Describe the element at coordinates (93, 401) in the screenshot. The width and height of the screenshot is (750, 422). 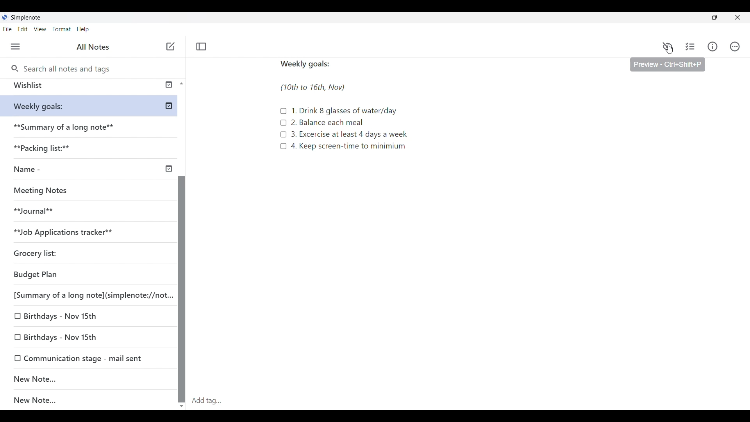
I see `New note...` at that location.